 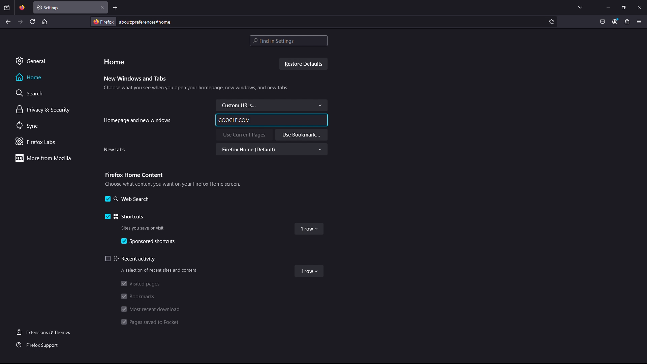 I want to click on 1 row, so click(x=310, y=230).